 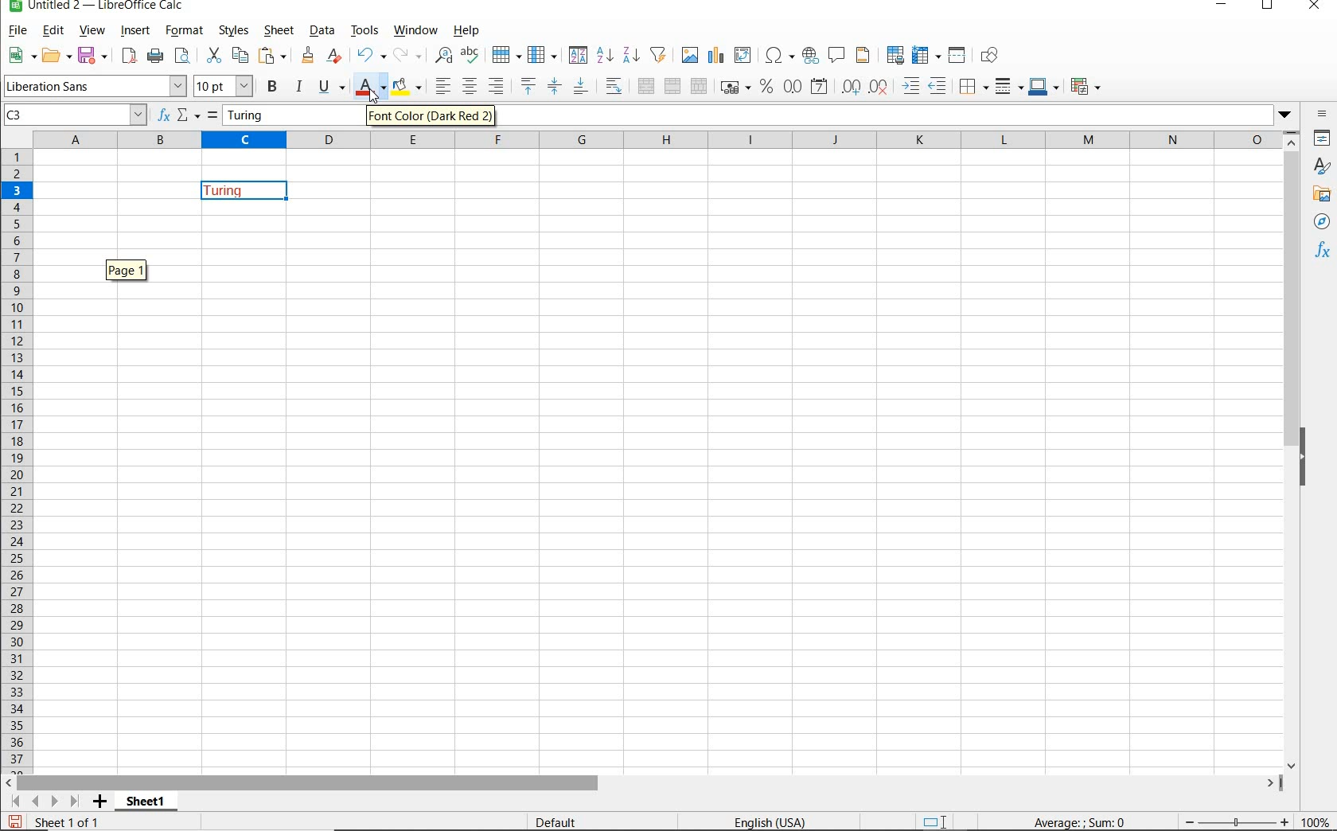 What do you see at coordinates (1323, 116) in the screenshot?
I see `SIDEBAR SETTINGS` at bounding box center [1323, 116].